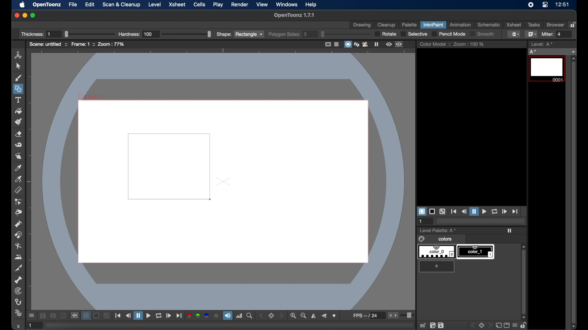 The image size is (588, 330). Describe the element at coordinates (32, 316) in the screenshot. I see `more options` at that location.